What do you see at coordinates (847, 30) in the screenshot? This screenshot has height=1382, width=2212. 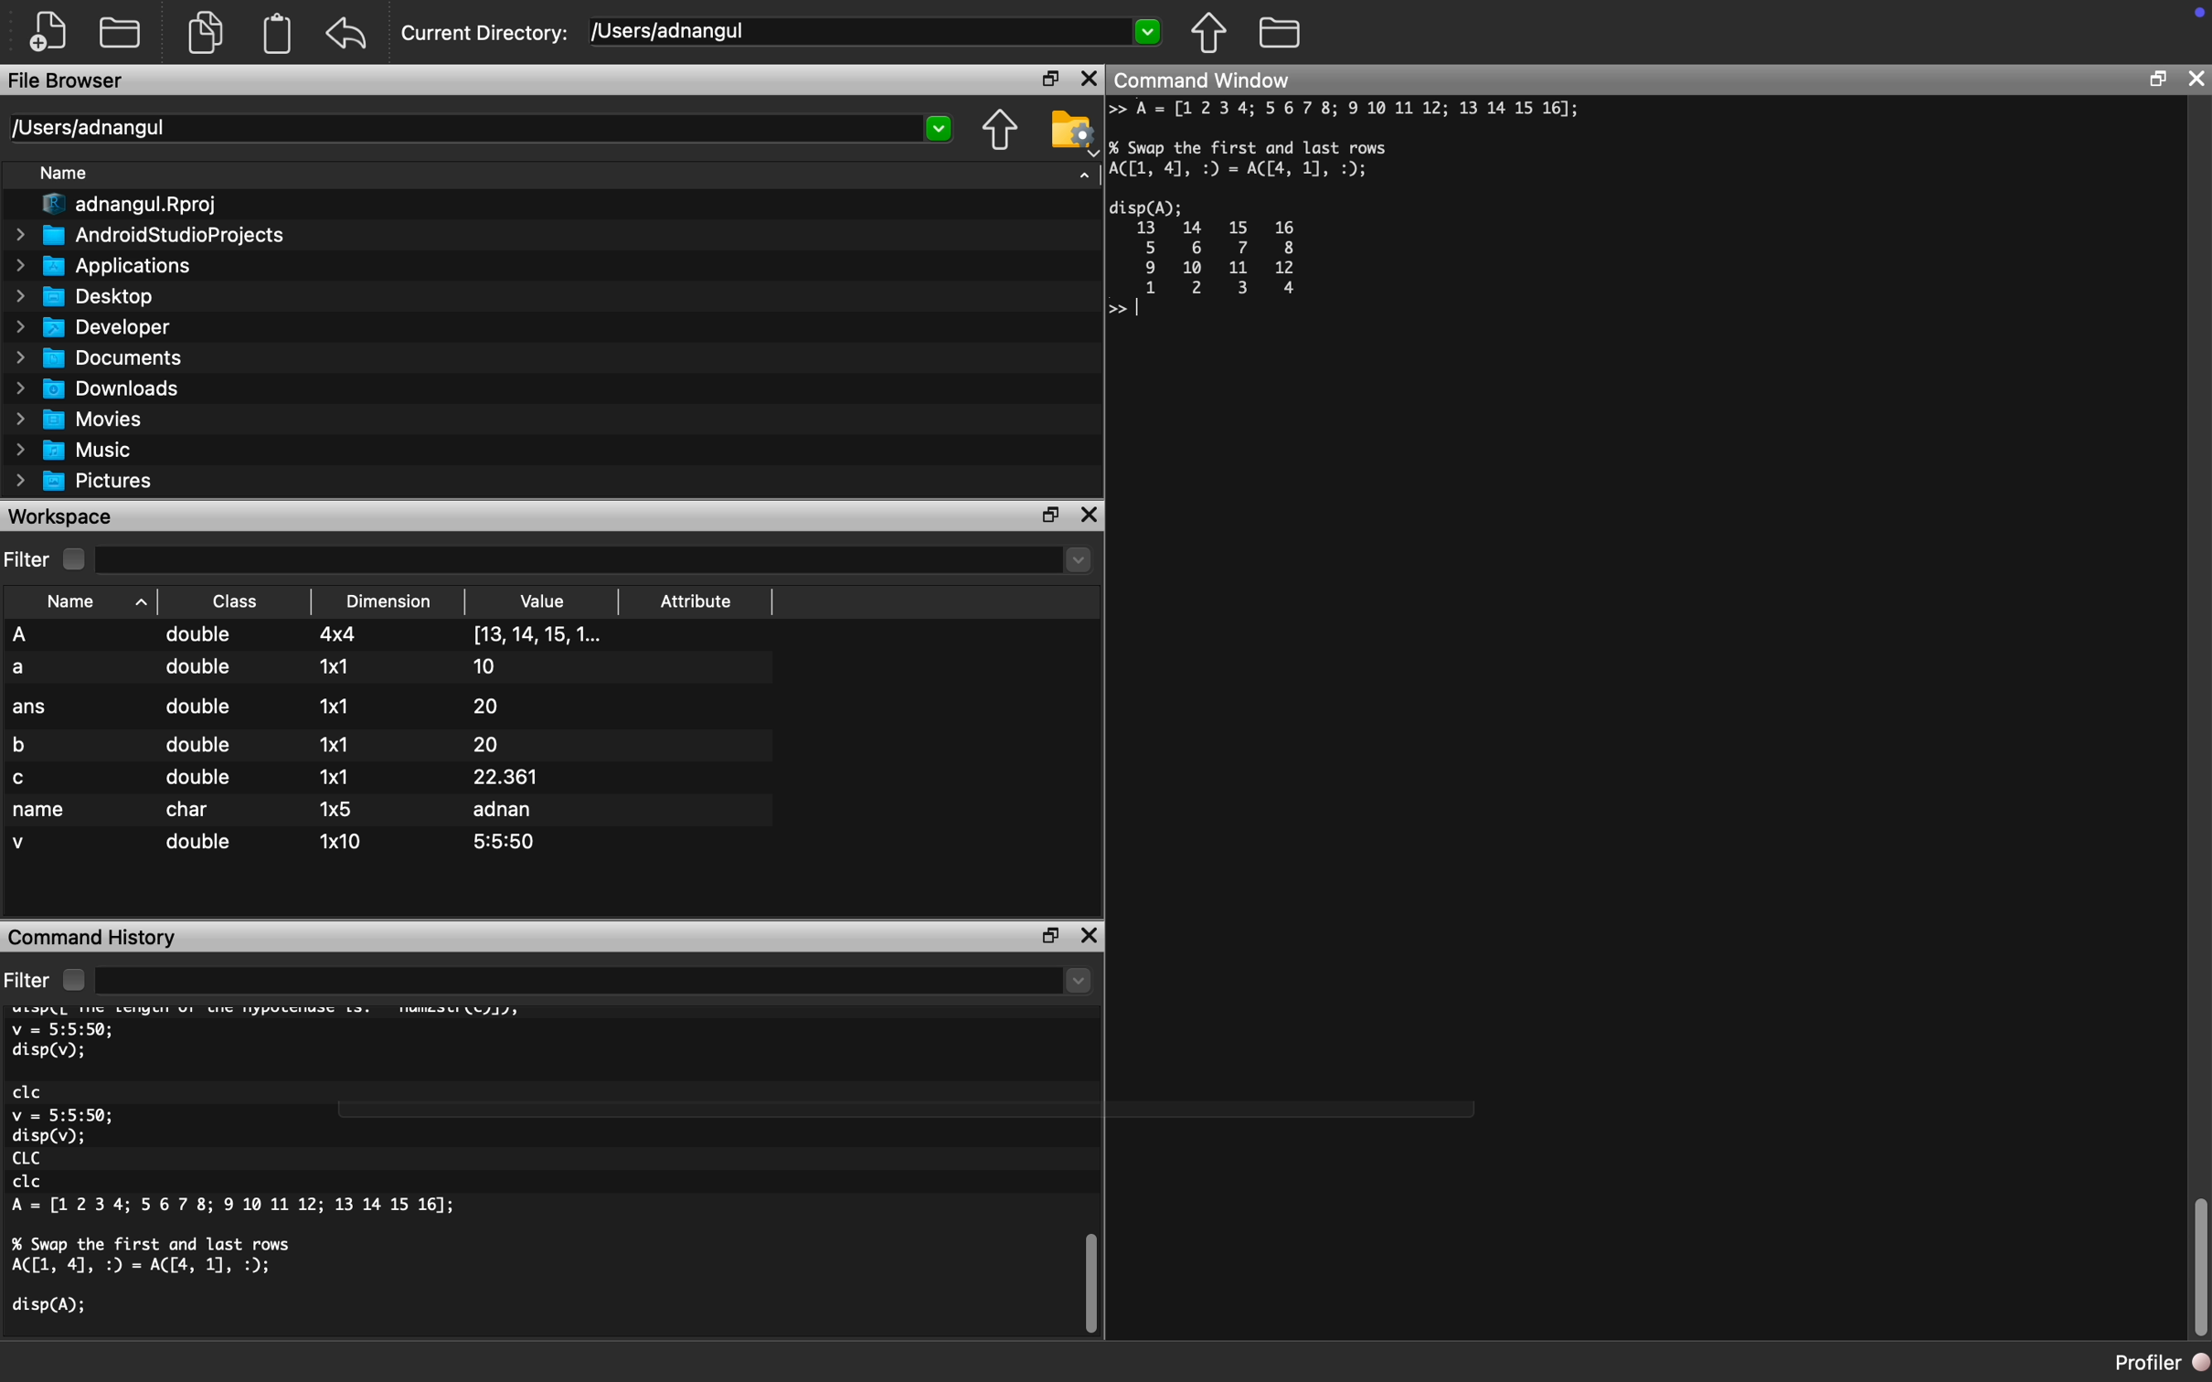 I see `/Users/adnangul` at bounding box center [847, 30].